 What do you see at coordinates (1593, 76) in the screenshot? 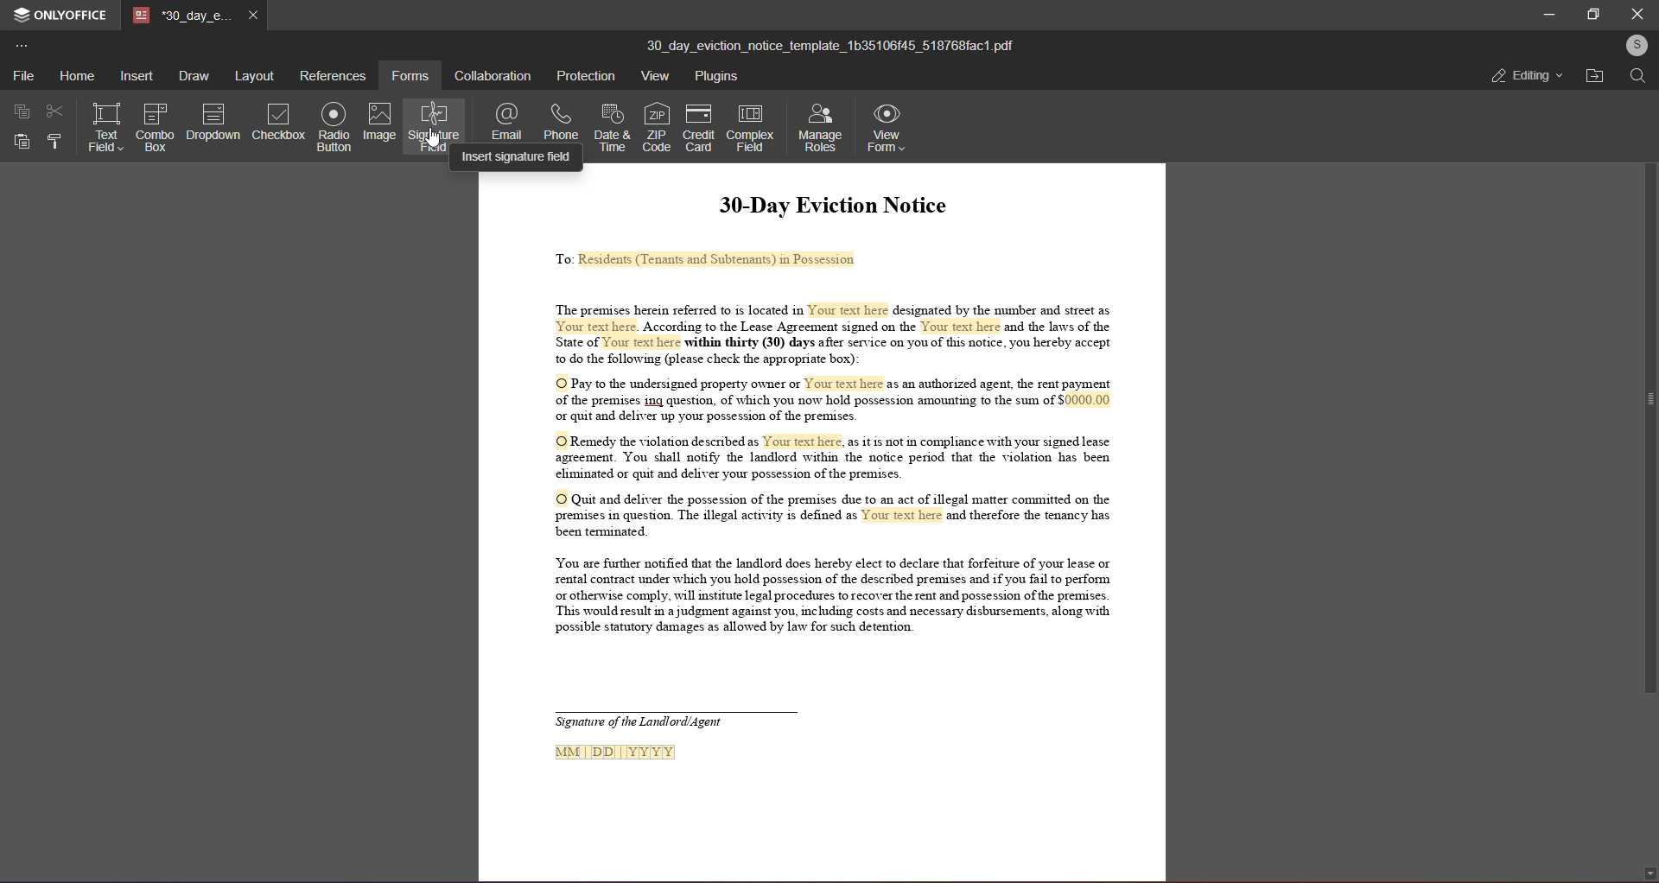
I see `open file location` at bounding box center [1593, 76].